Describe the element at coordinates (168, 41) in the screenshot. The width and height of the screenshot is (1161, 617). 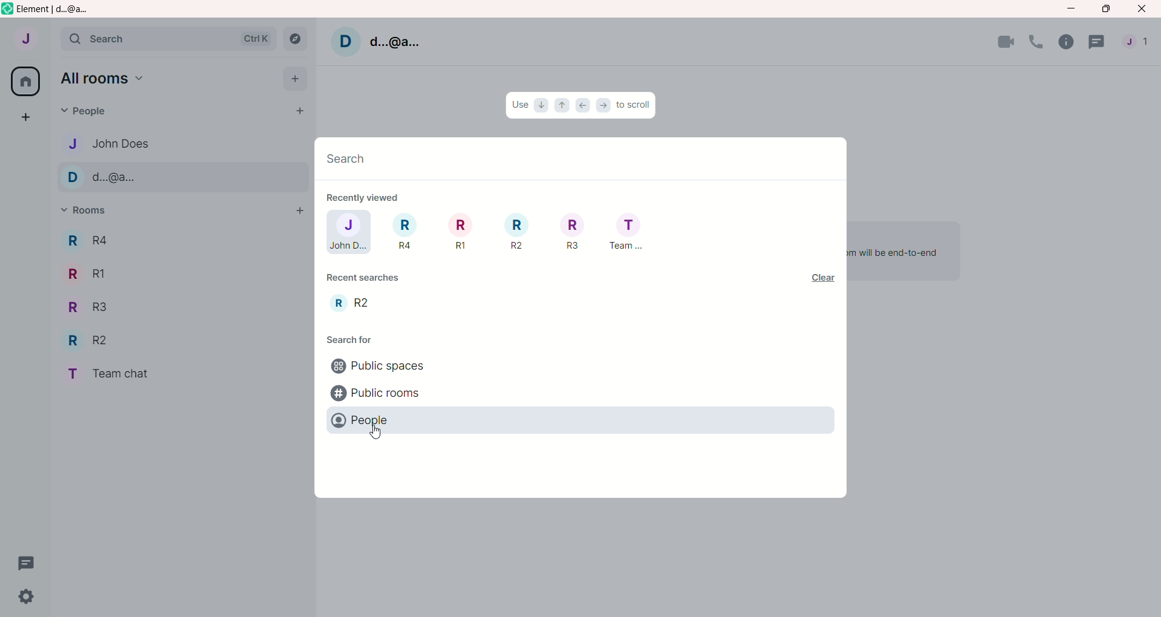
I see `search bar` at that location.